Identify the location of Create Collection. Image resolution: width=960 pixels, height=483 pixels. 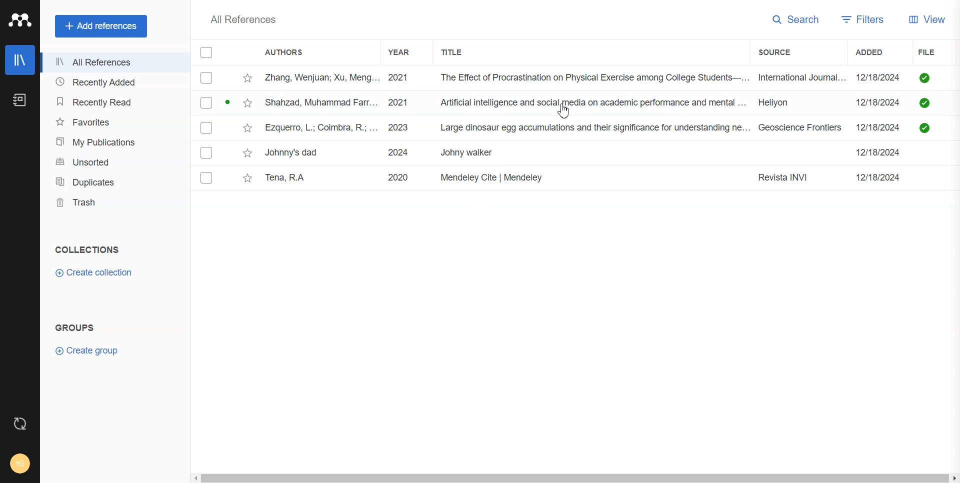
(95, 273).